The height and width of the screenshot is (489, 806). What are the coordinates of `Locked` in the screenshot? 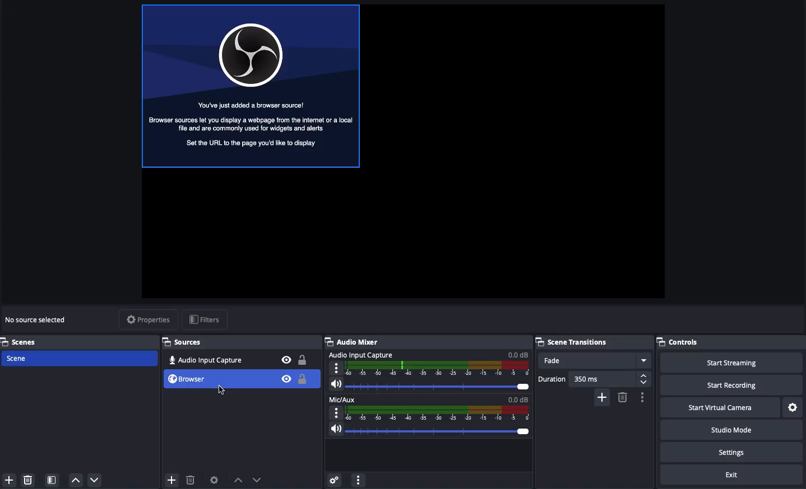 It's located at (303, 370).